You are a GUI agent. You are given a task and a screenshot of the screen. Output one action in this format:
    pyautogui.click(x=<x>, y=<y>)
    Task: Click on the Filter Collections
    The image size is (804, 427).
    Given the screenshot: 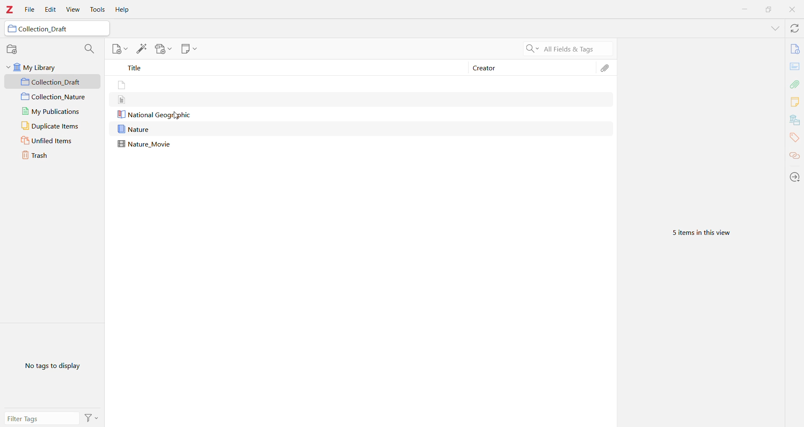 What is the action you would take?
    pyautogui.click(x=89, y=48)
    